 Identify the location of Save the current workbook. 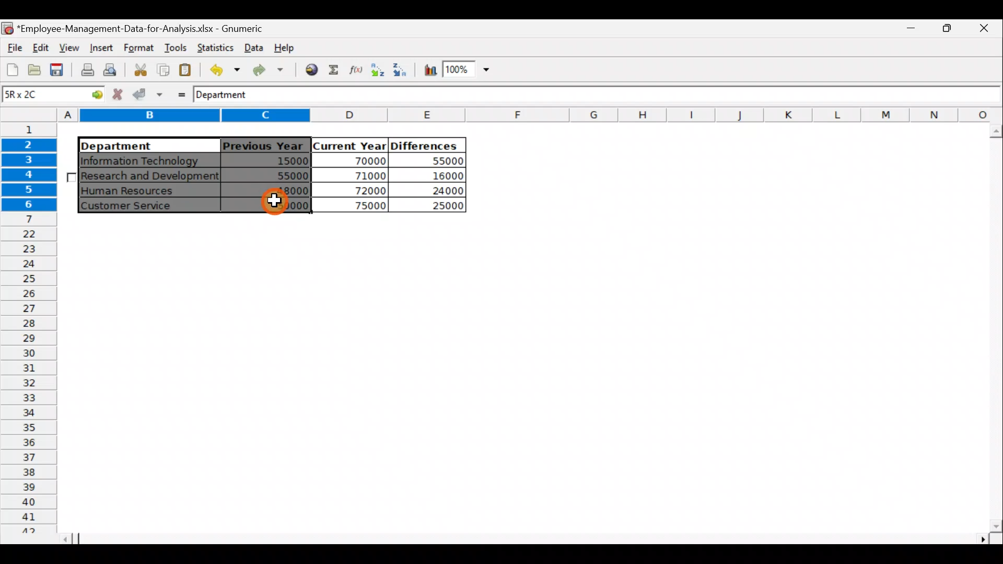
(57, 70).